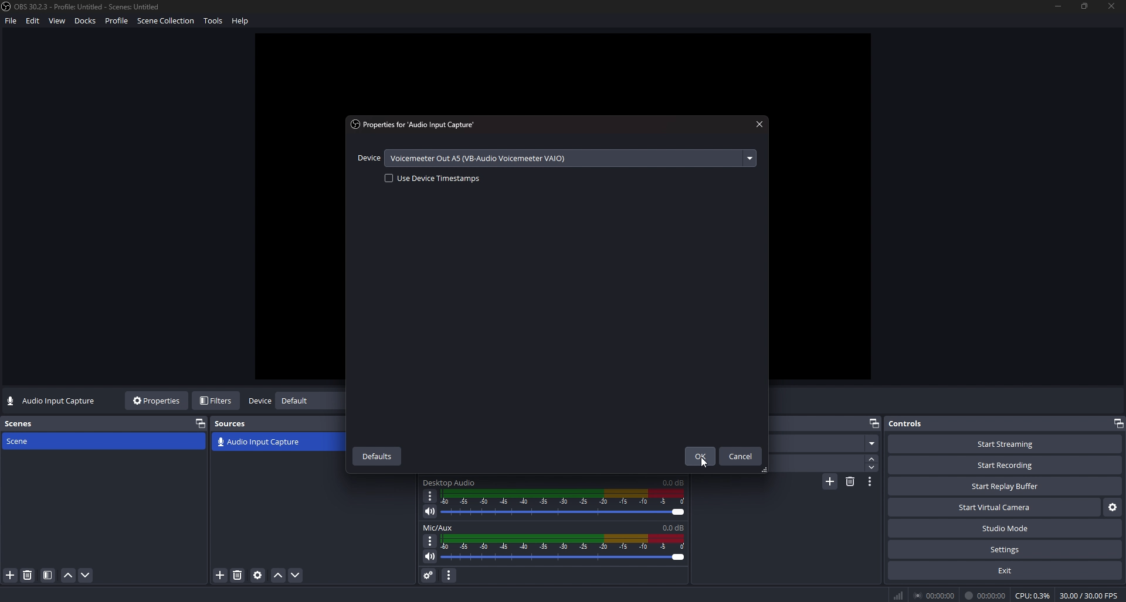 Image resolution: width=1126 pixels, height=602 pixels. I want to click on ok, so click(698, 457).